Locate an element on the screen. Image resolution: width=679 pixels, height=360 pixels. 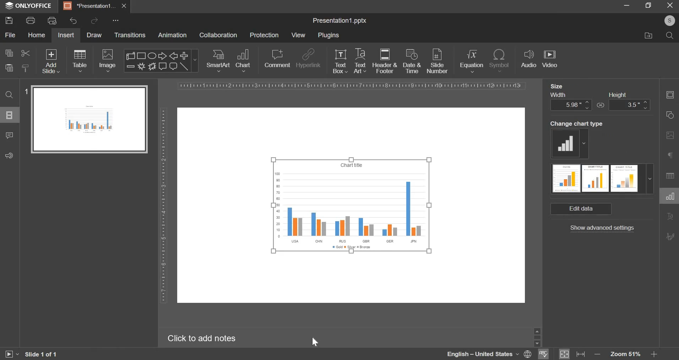
chart title is located at coordinates (351, 165).